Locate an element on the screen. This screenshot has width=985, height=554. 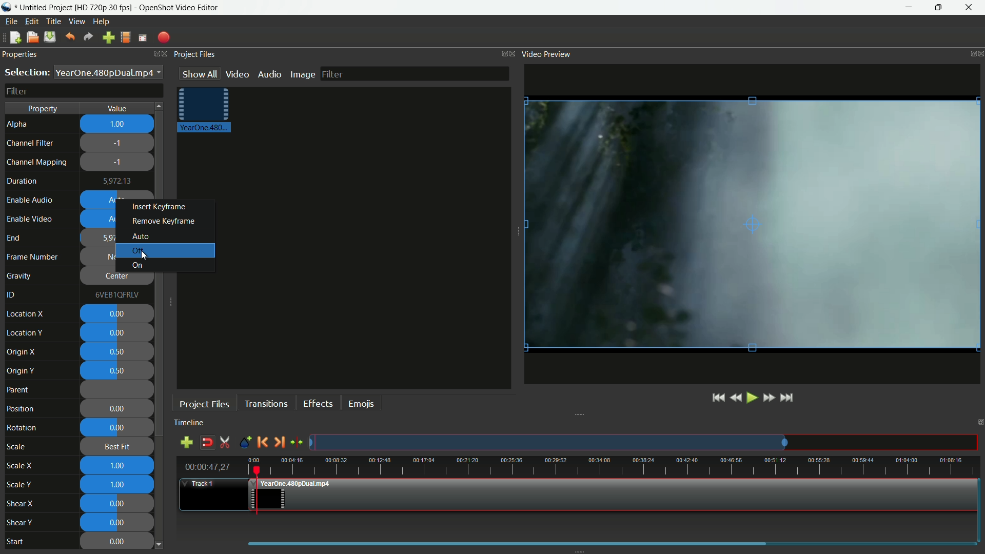
next marker is located at coordinates (281, 441).